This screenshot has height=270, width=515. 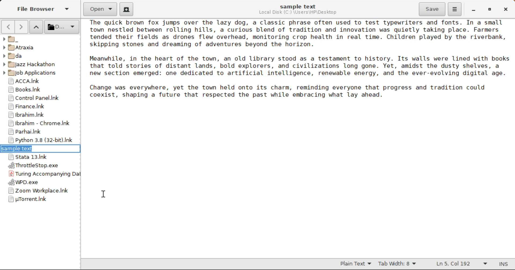 What do you see at coordinates (39, 166) in the screenshot?
I see `ThrottleStop Application` at bounding box center [39, 166].